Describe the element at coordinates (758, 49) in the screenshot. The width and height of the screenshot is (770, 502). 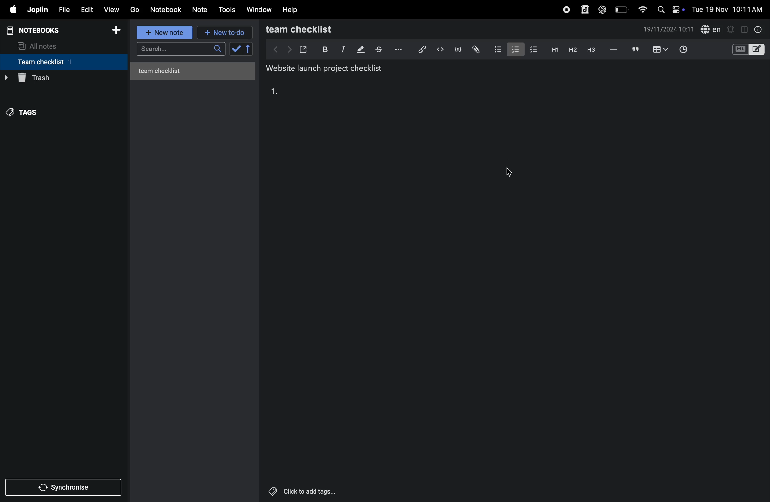
I see `editor layout` at that location.